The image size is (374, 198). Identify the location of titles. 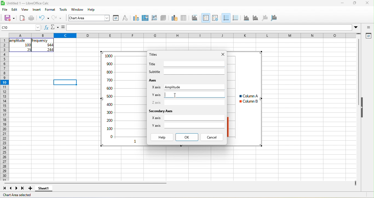
(195, 18).